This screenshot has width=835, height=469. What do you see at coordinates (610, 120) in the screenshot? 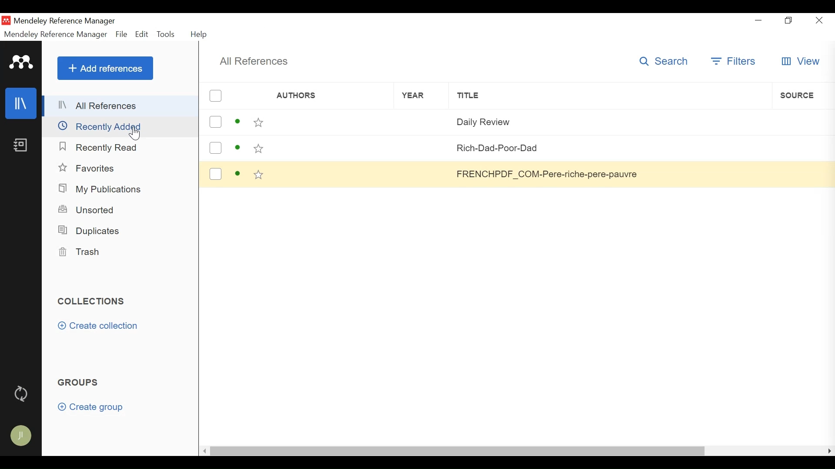
I see `Title` at bounding box center [610, 120].